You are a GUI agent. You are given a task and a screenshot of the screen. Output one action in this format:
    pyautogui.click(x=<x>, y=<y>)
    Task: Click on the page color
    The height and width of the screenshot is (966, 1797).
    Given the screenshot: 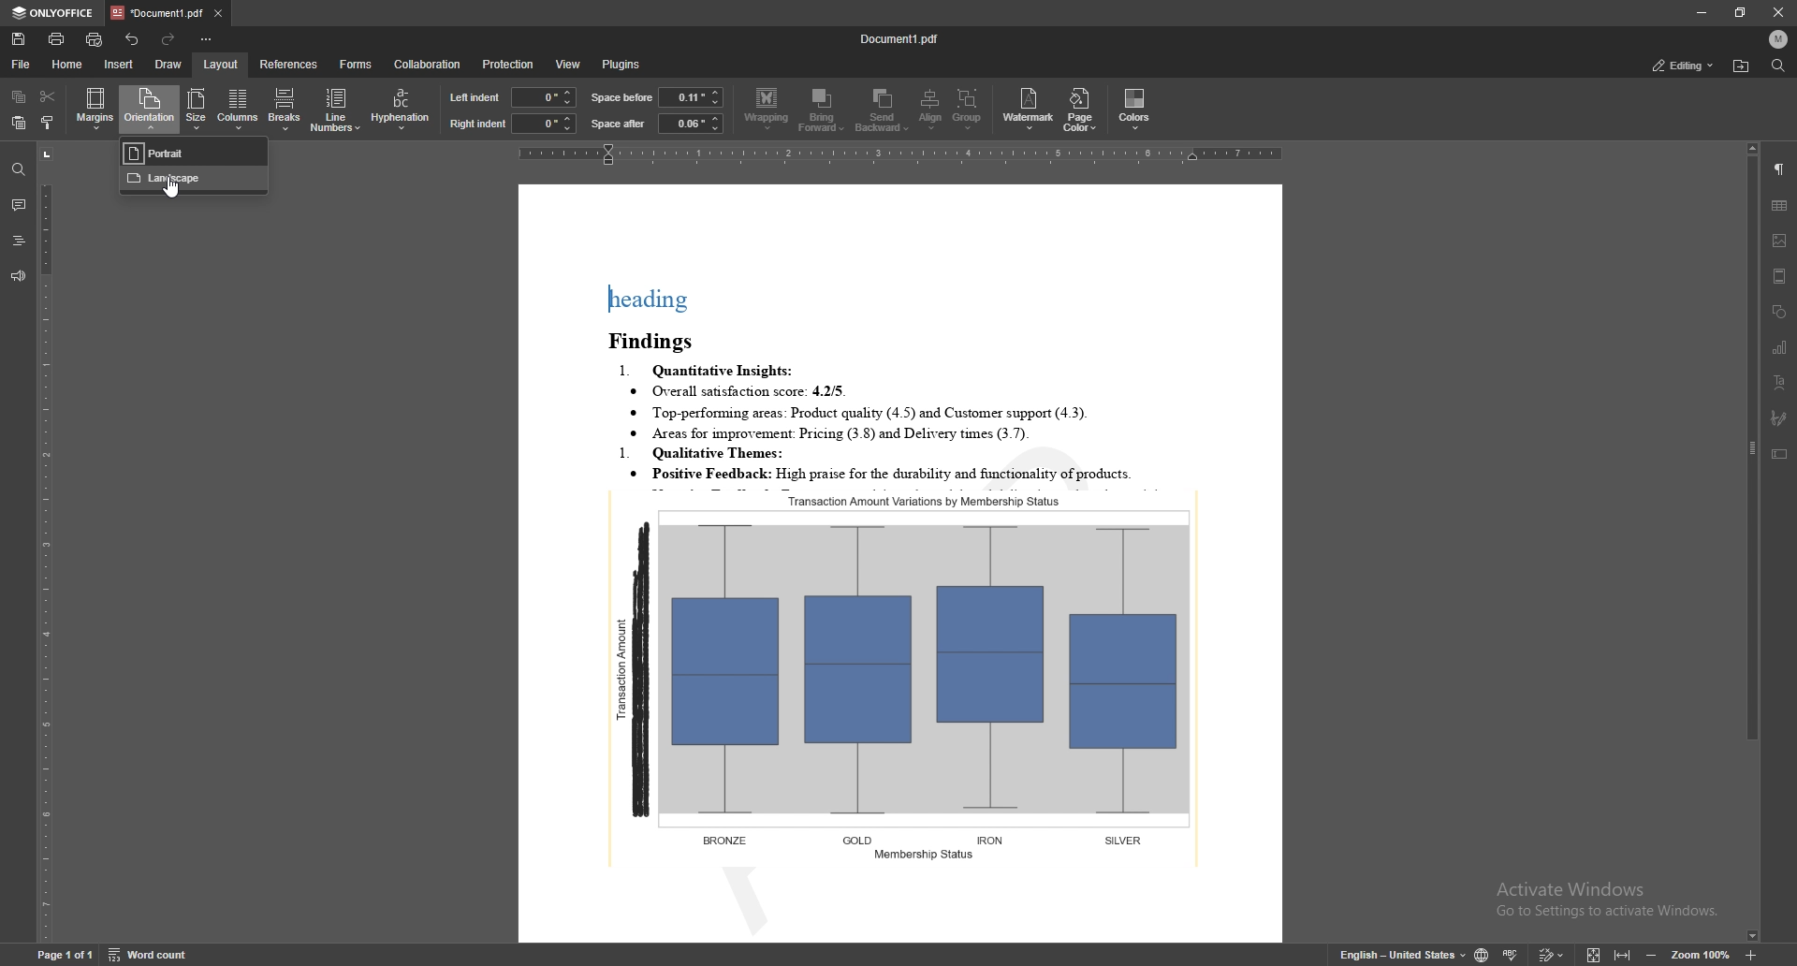 What is the action you would take?
    pyautogui.click(x=1079, y=110)
    